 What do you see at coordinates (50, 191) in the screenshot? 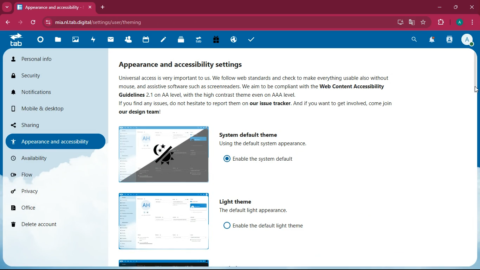
I see `privacy` at bounding box center [50, 191].